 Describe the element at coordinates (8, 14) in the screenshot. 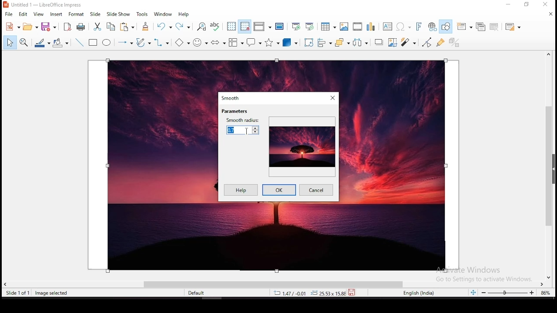

I see `file` at that location.